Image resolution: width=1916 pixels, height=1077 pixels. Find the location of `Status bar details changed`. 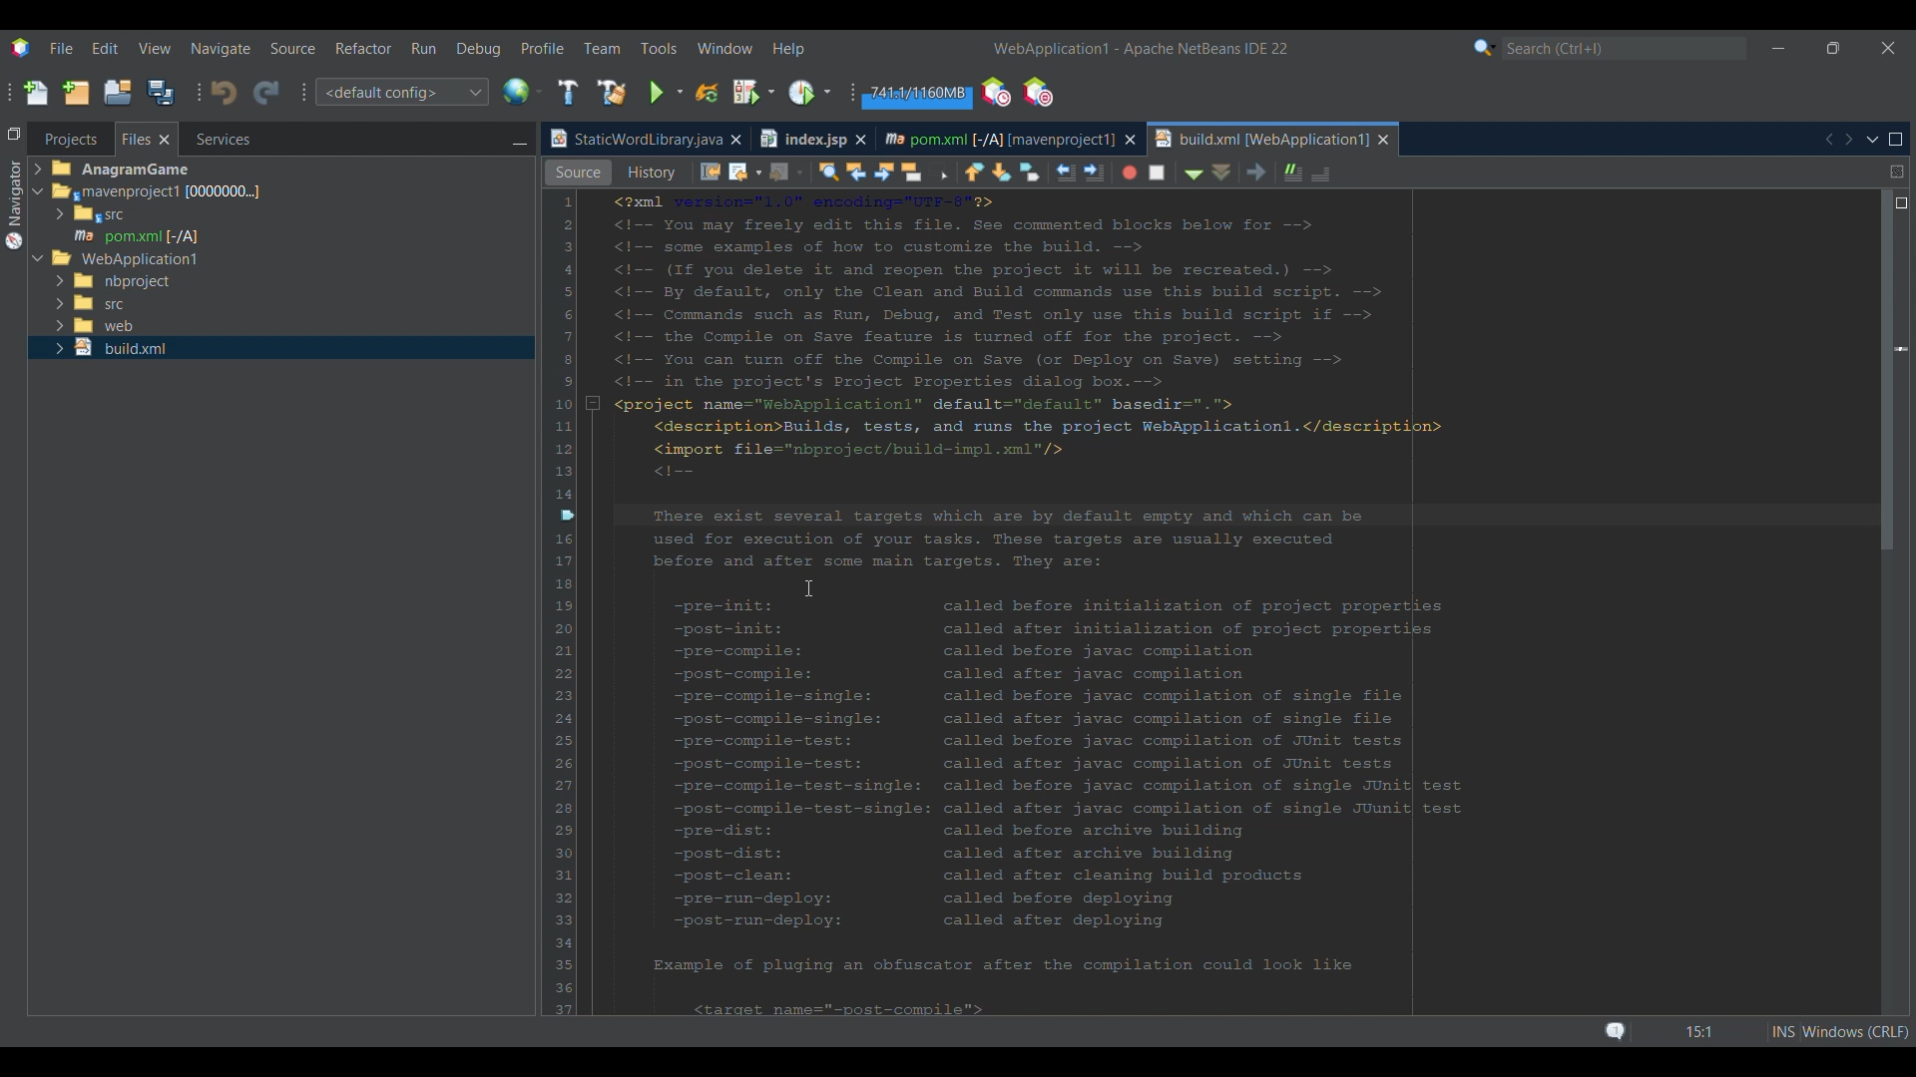

Status bar details changed is located at coordinates (1755, 1031).